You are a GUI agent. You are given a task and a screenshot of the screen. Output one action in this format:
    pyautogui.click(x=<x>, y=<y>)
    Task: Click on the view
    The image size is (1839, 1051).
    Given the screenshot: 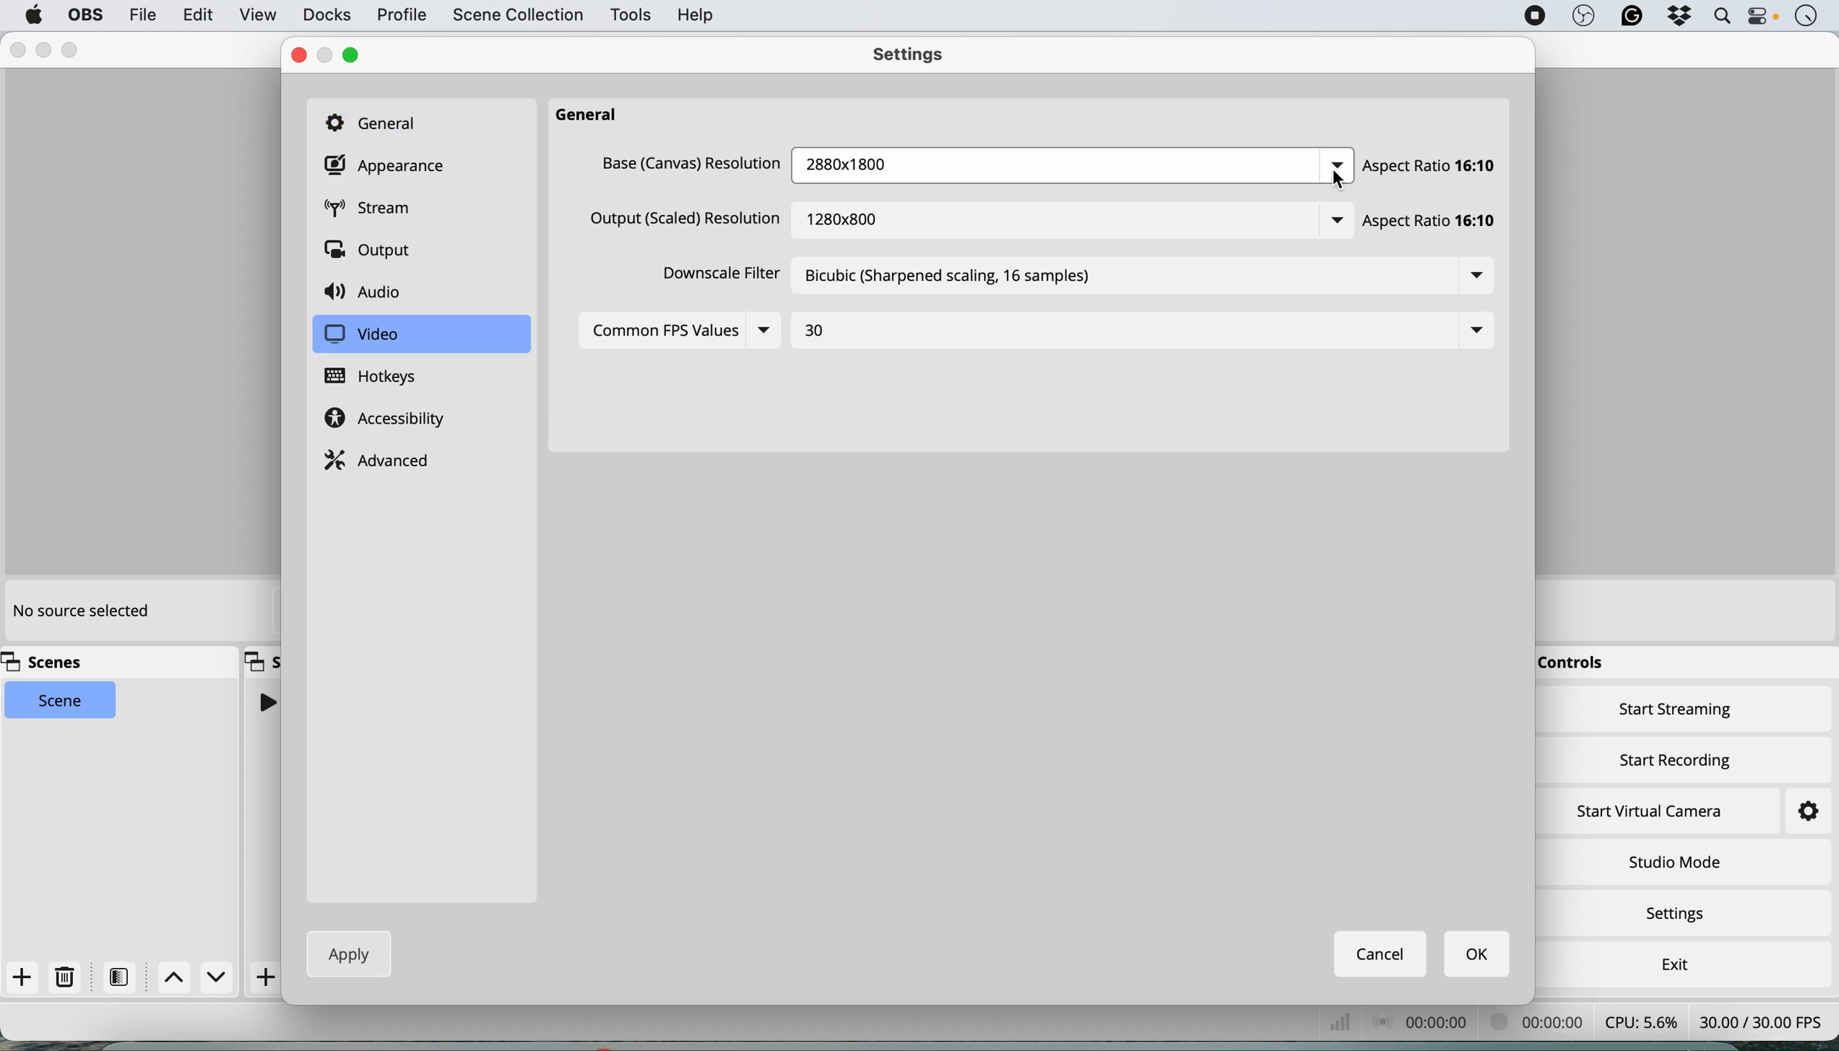 What is the action you would take?
    pyautogui.click(x=258, y=17)
    